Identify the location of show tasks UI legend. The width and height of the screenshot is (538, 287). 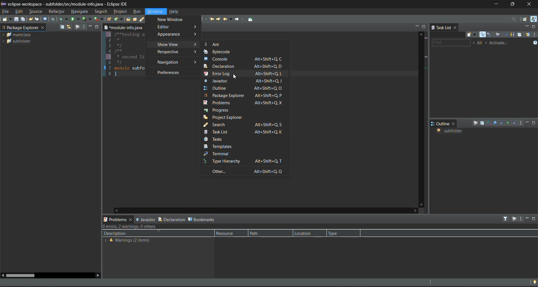
(534, 42).